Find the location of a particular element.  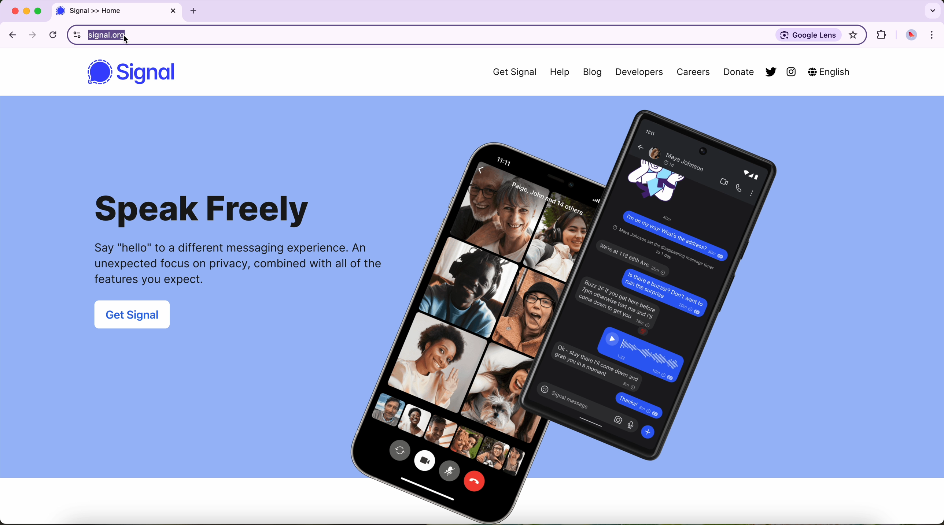

Signal is located at coordinates (151, 74).